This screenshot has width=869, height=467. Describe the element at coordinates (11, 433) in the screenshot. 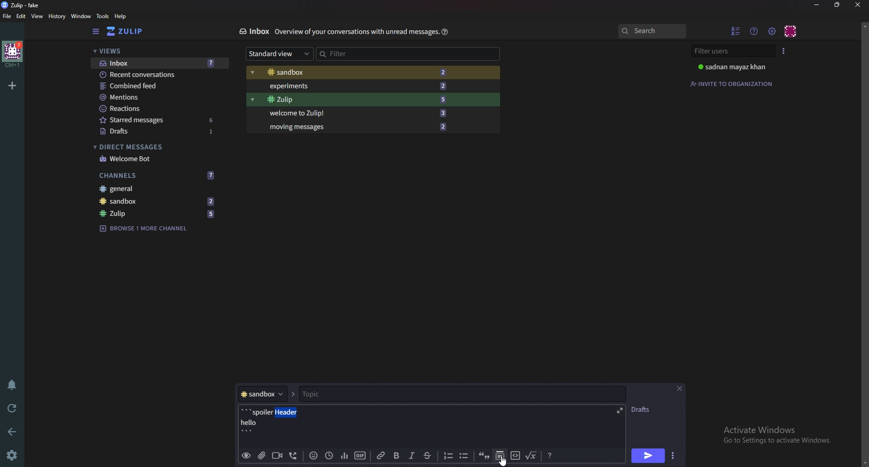

I see `back` at that location.